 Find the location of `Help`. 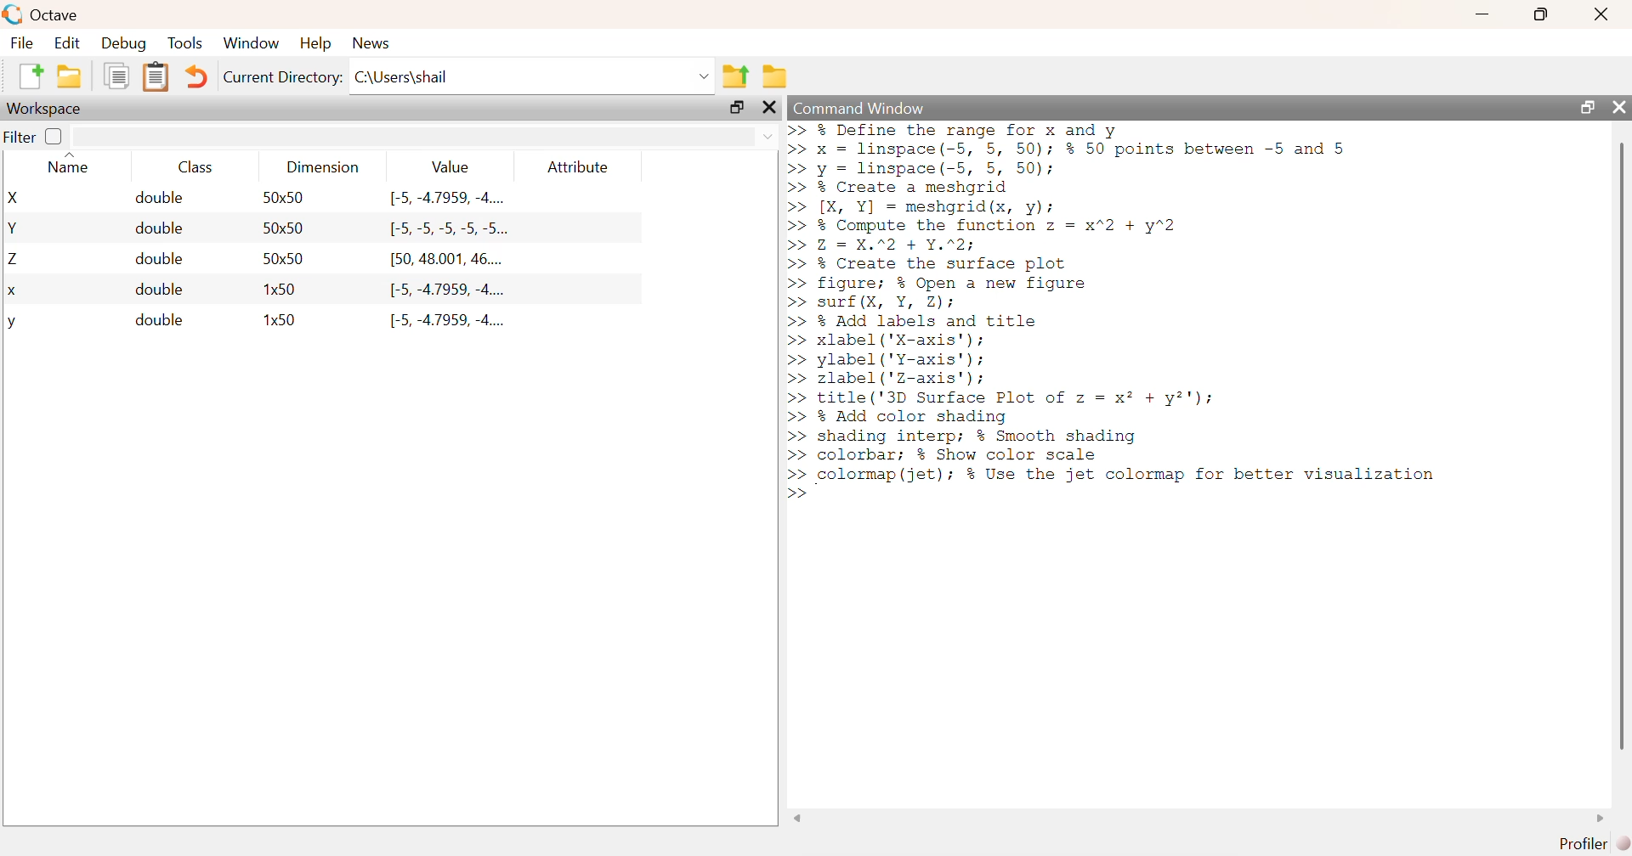

Help is located at coordinates (315, 42).